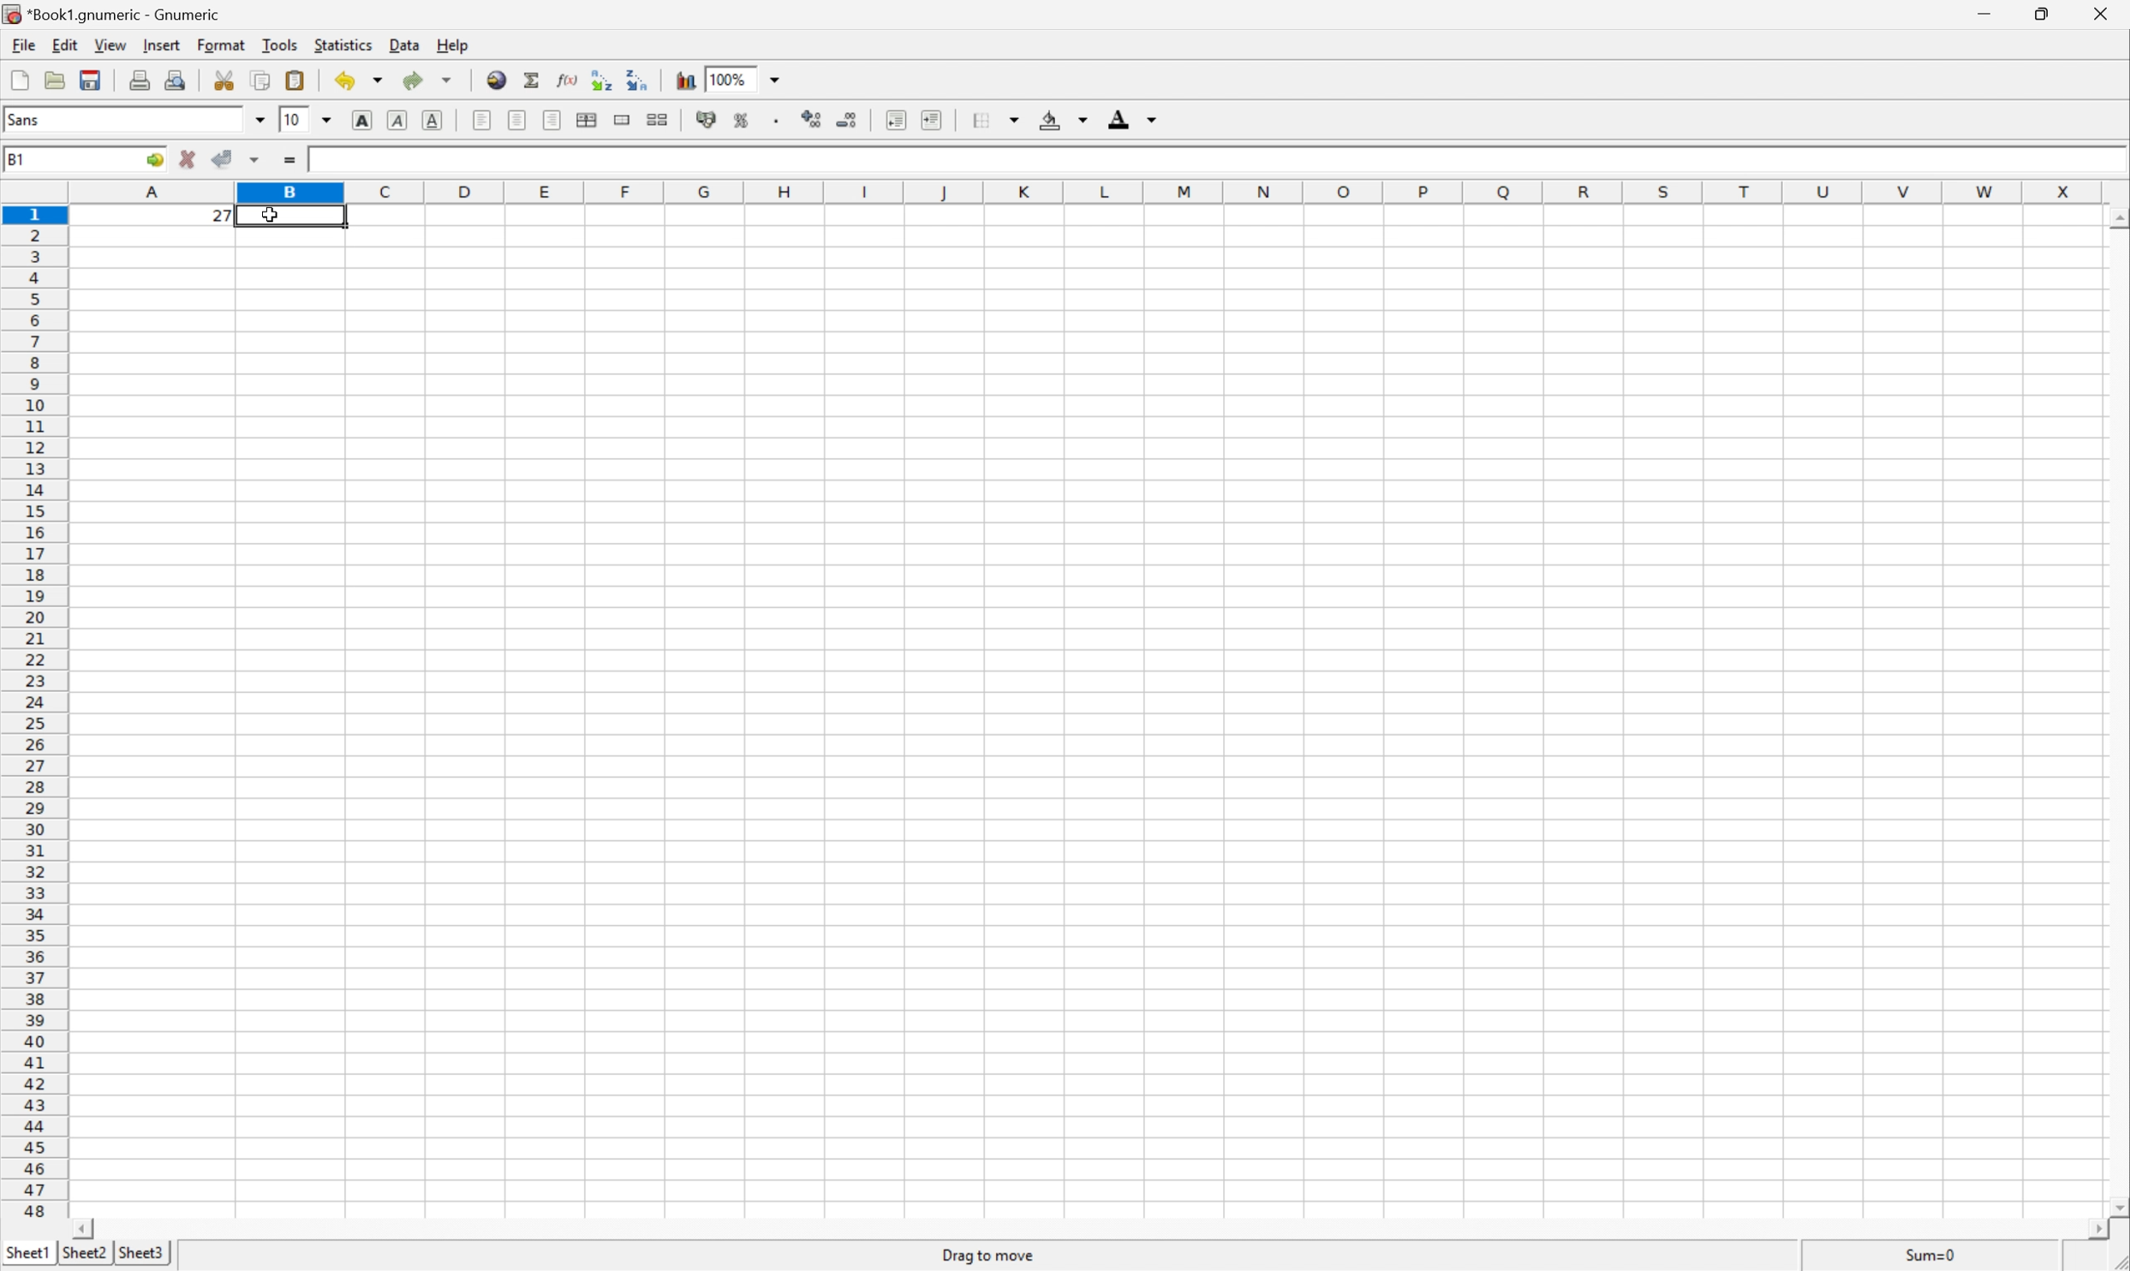 Image resolution: width=2130 pixels, height=1271 pixels. Describe the element at coordinates (295, 80) in the screenshot. I see `Paste clipboard` at that location.